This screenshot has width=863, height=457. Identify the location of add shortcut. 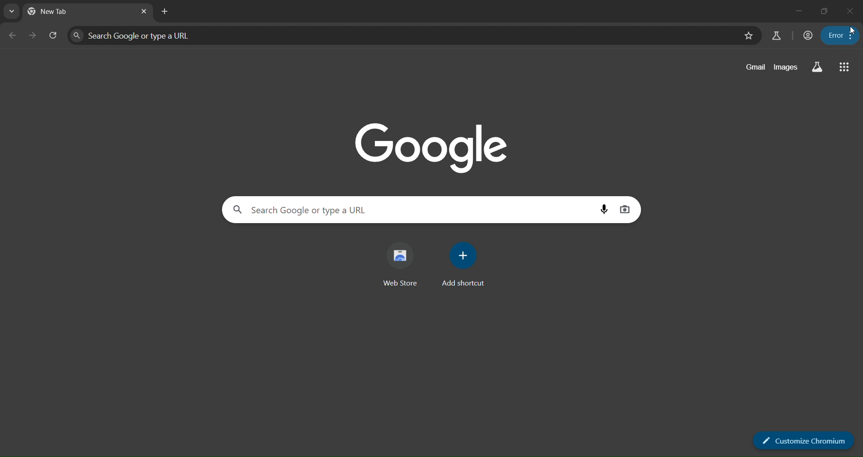
(462, 264).